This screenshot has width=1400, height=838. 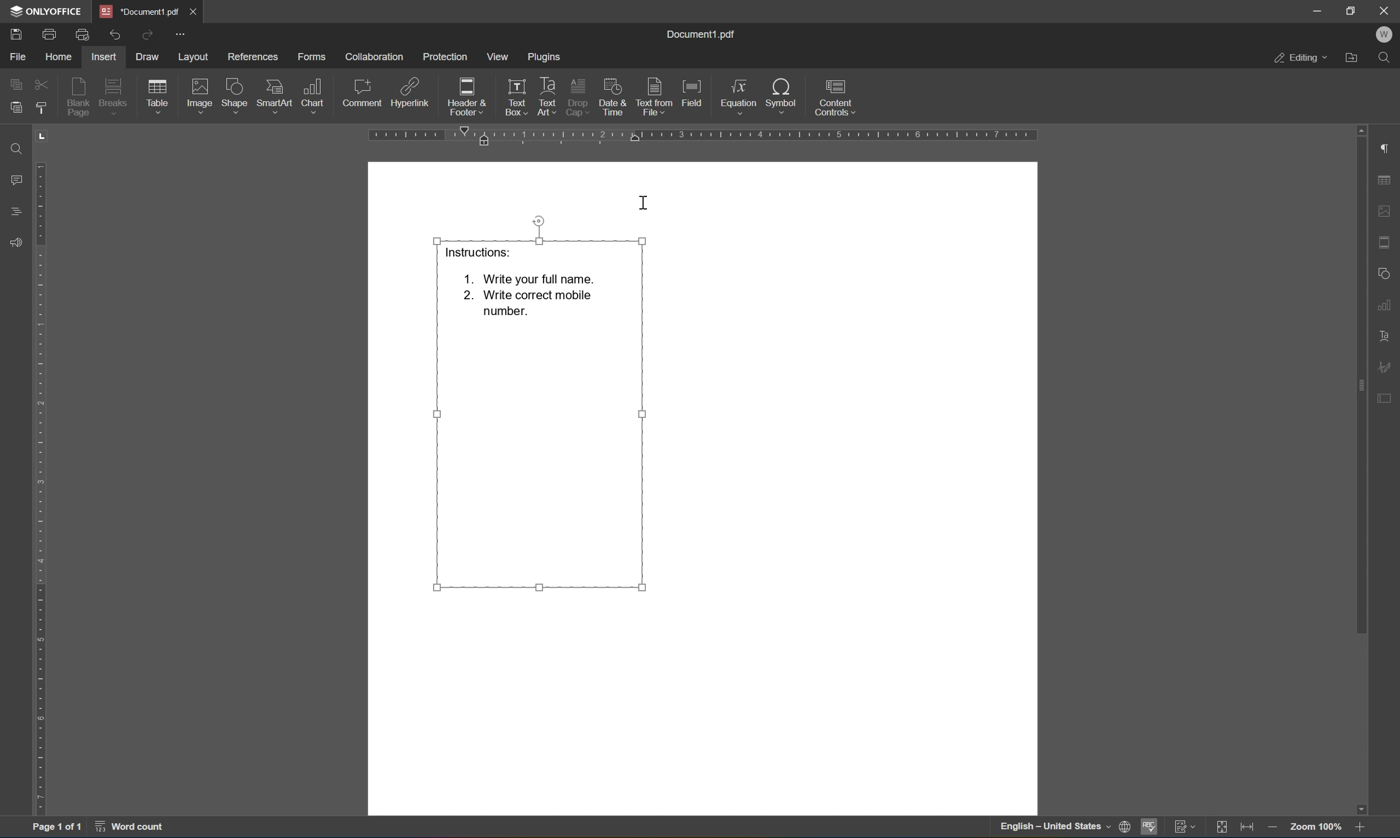 I want to click on scroll down, so click(x=1360, y=809).